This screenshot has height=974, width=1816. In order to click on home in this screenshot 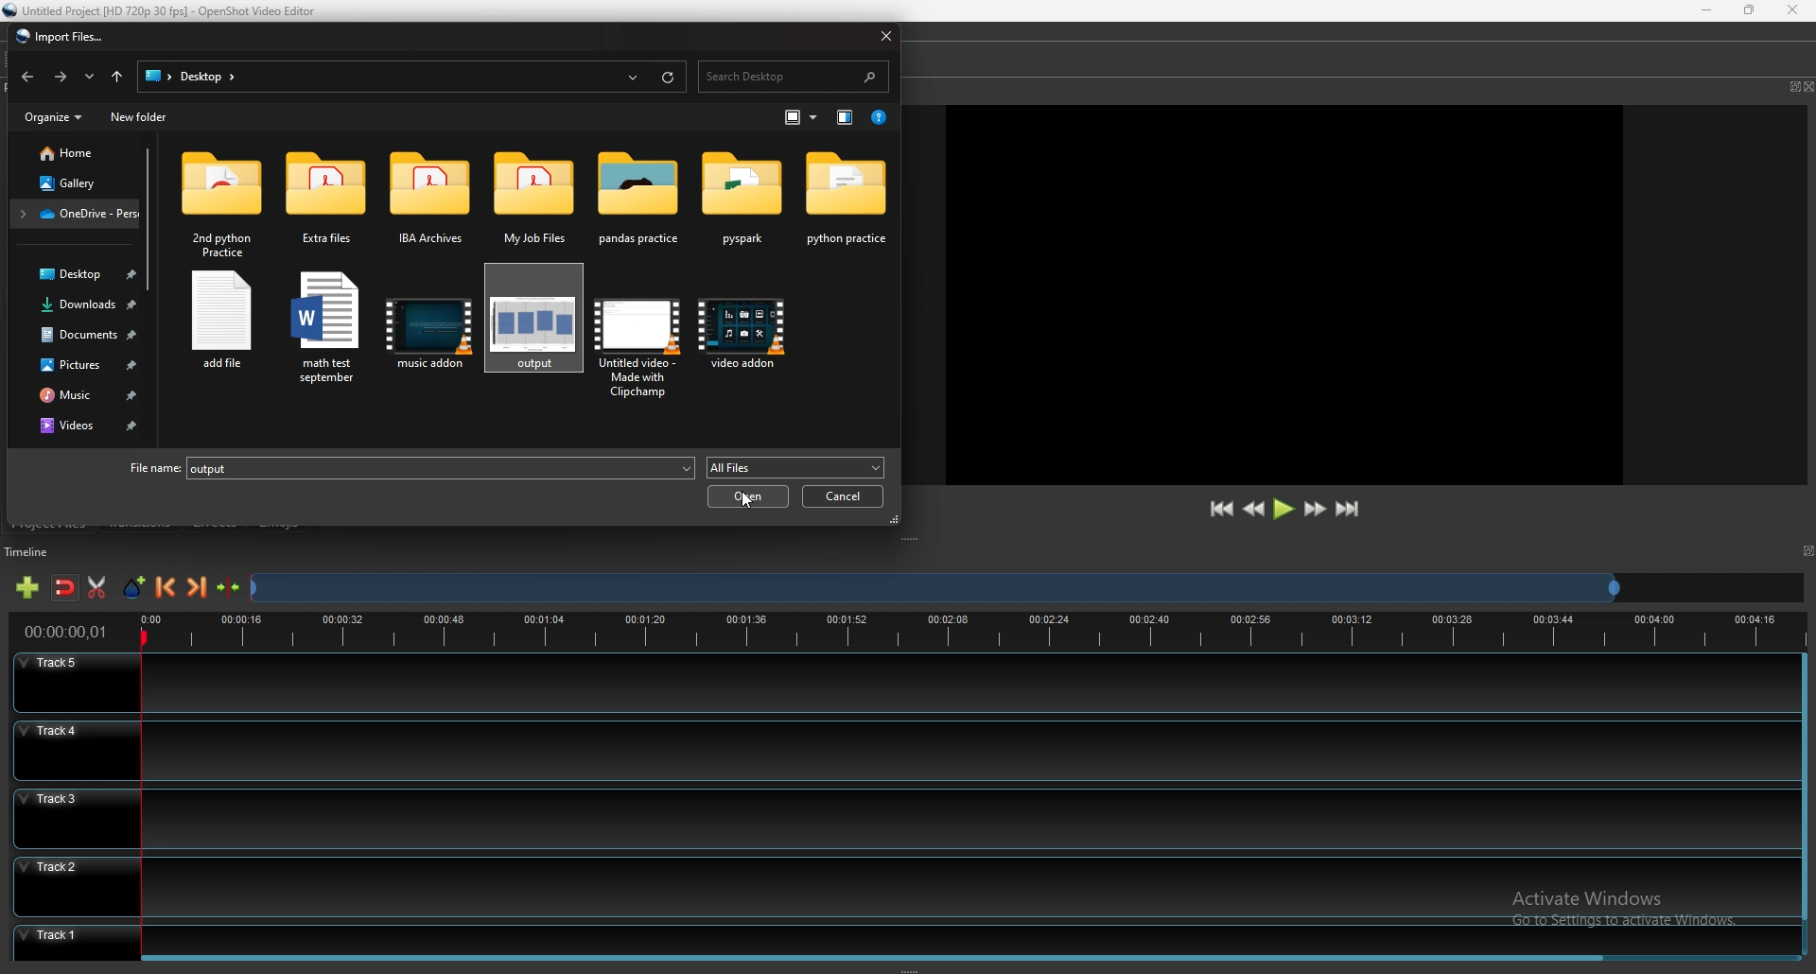, I will do `click(77, 152)`.